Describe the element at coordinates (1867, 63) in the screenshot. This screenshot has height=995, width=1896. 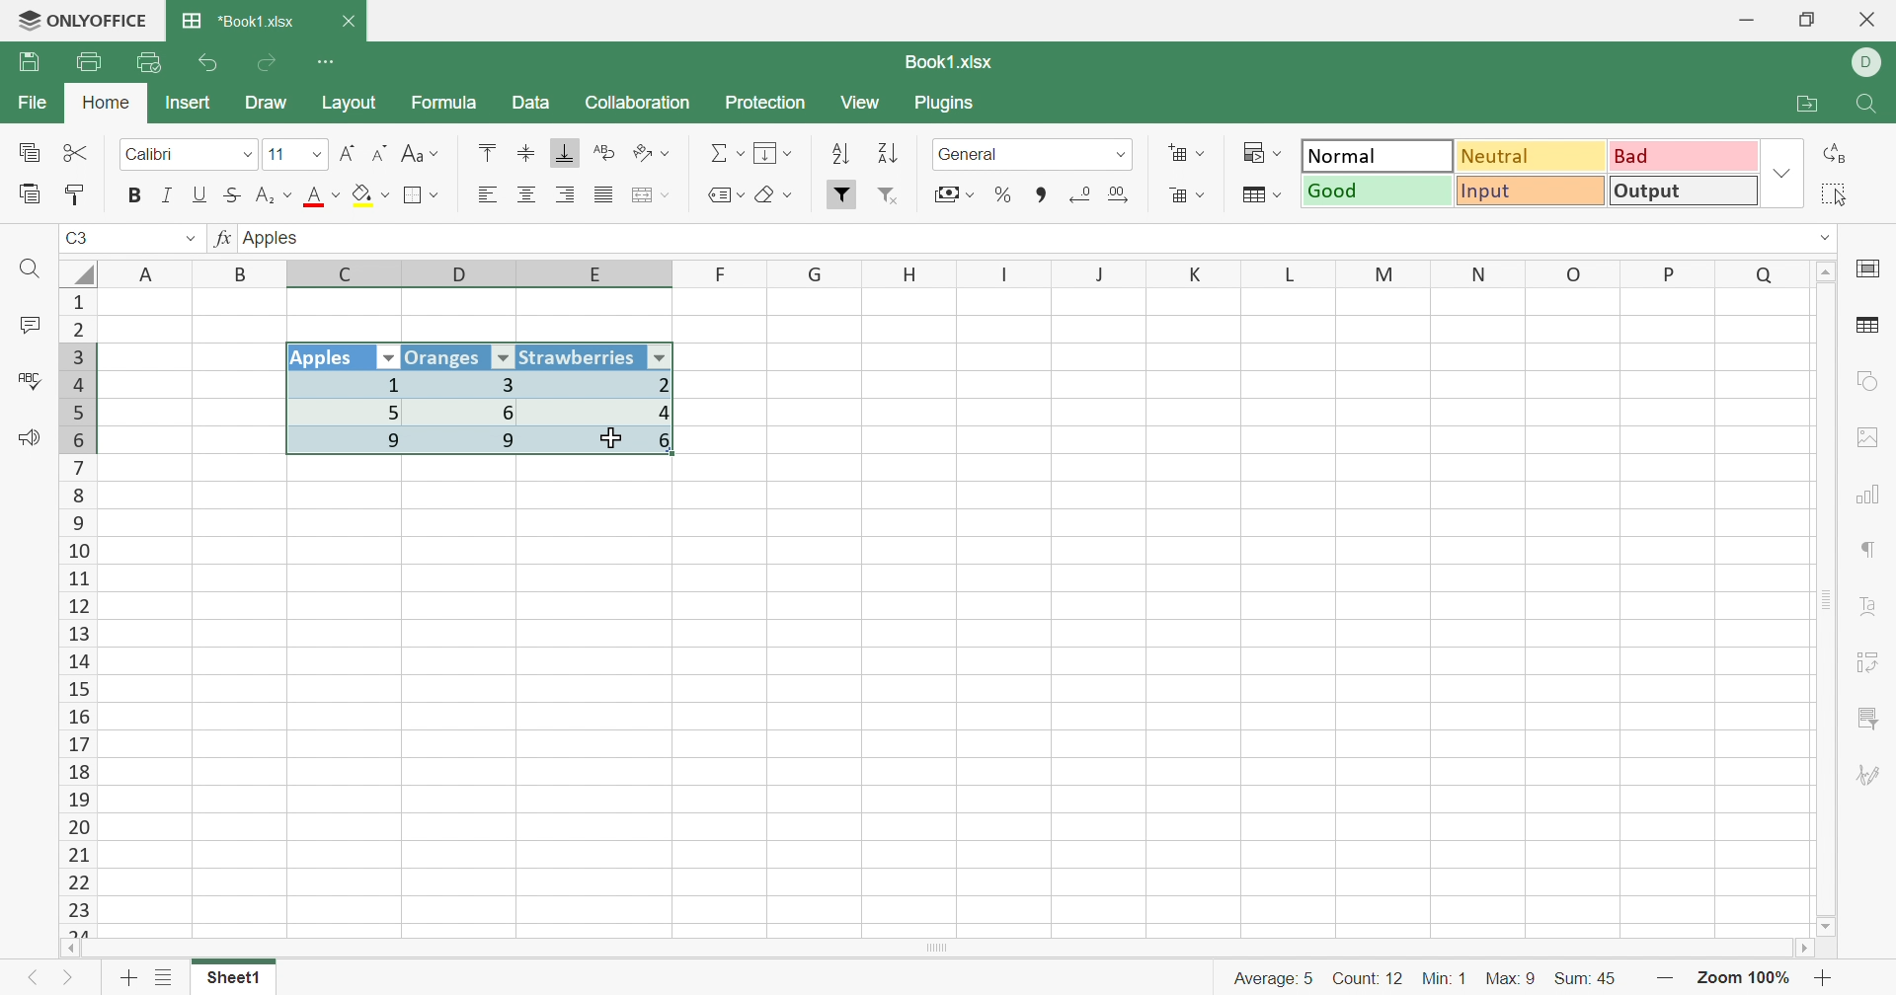
I see `D` at that location.